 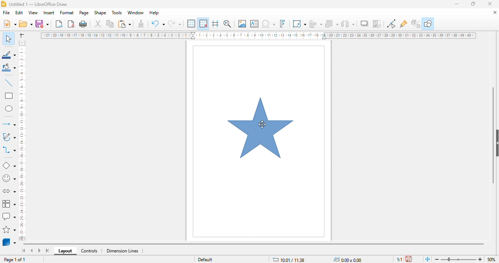 I want to click on select at least three objects to distribute, so click(x=348, y=23).